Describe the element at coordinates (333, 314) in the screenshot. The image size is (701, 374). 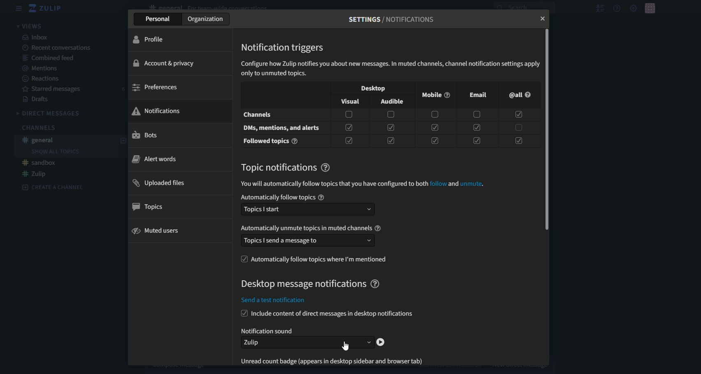
I see `text` at that location.